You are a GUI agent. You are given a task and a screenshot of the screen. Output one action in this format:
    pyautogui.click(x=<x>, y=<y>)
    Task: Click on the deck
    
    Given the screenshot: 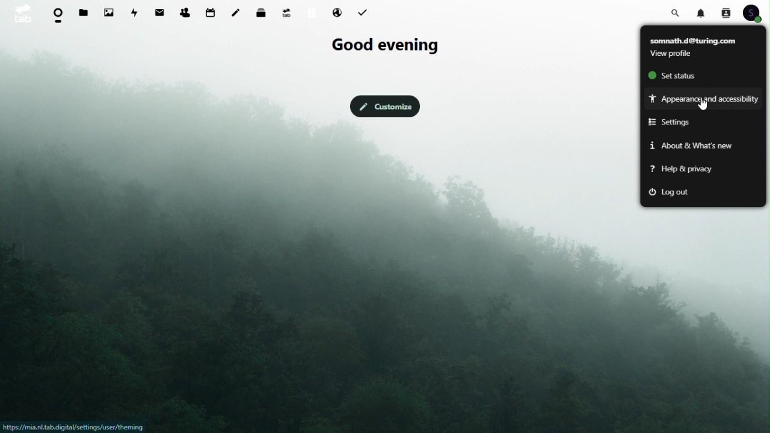 What is the action you would take?
    pyautogui.click(x=263, y=11)
    